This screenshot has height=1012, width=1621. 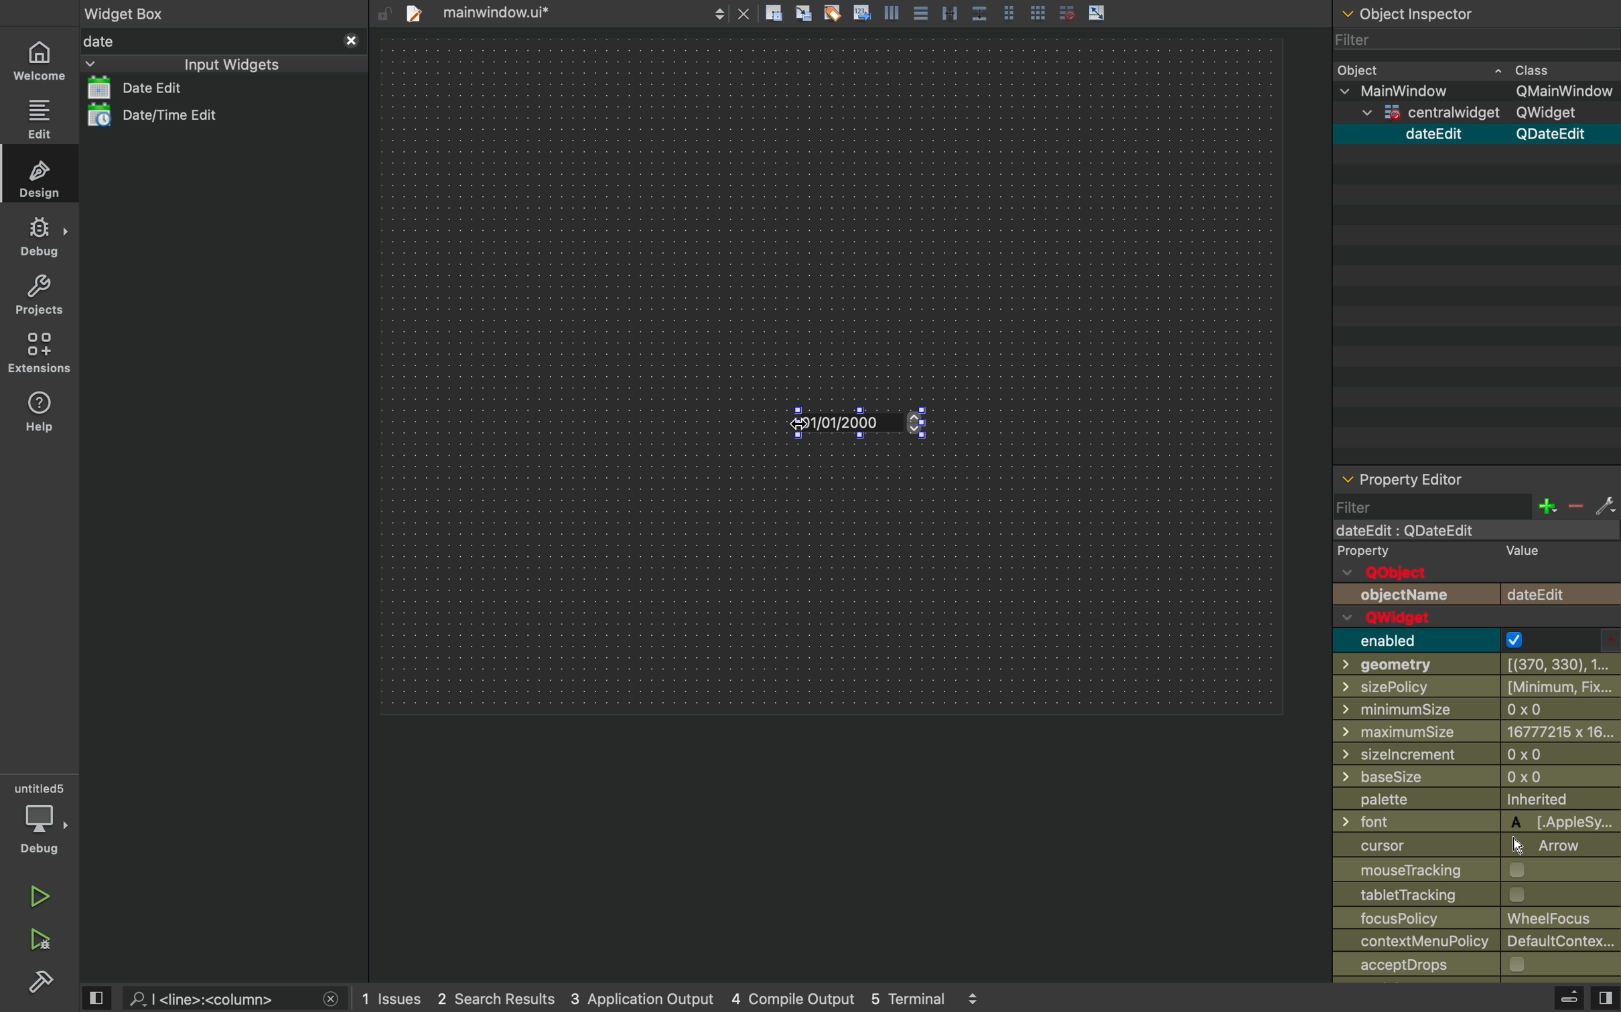 What do you see at coordinates (1478, 665) in the screenshot?
I see `geometry` at bounding box center [1478, 665].